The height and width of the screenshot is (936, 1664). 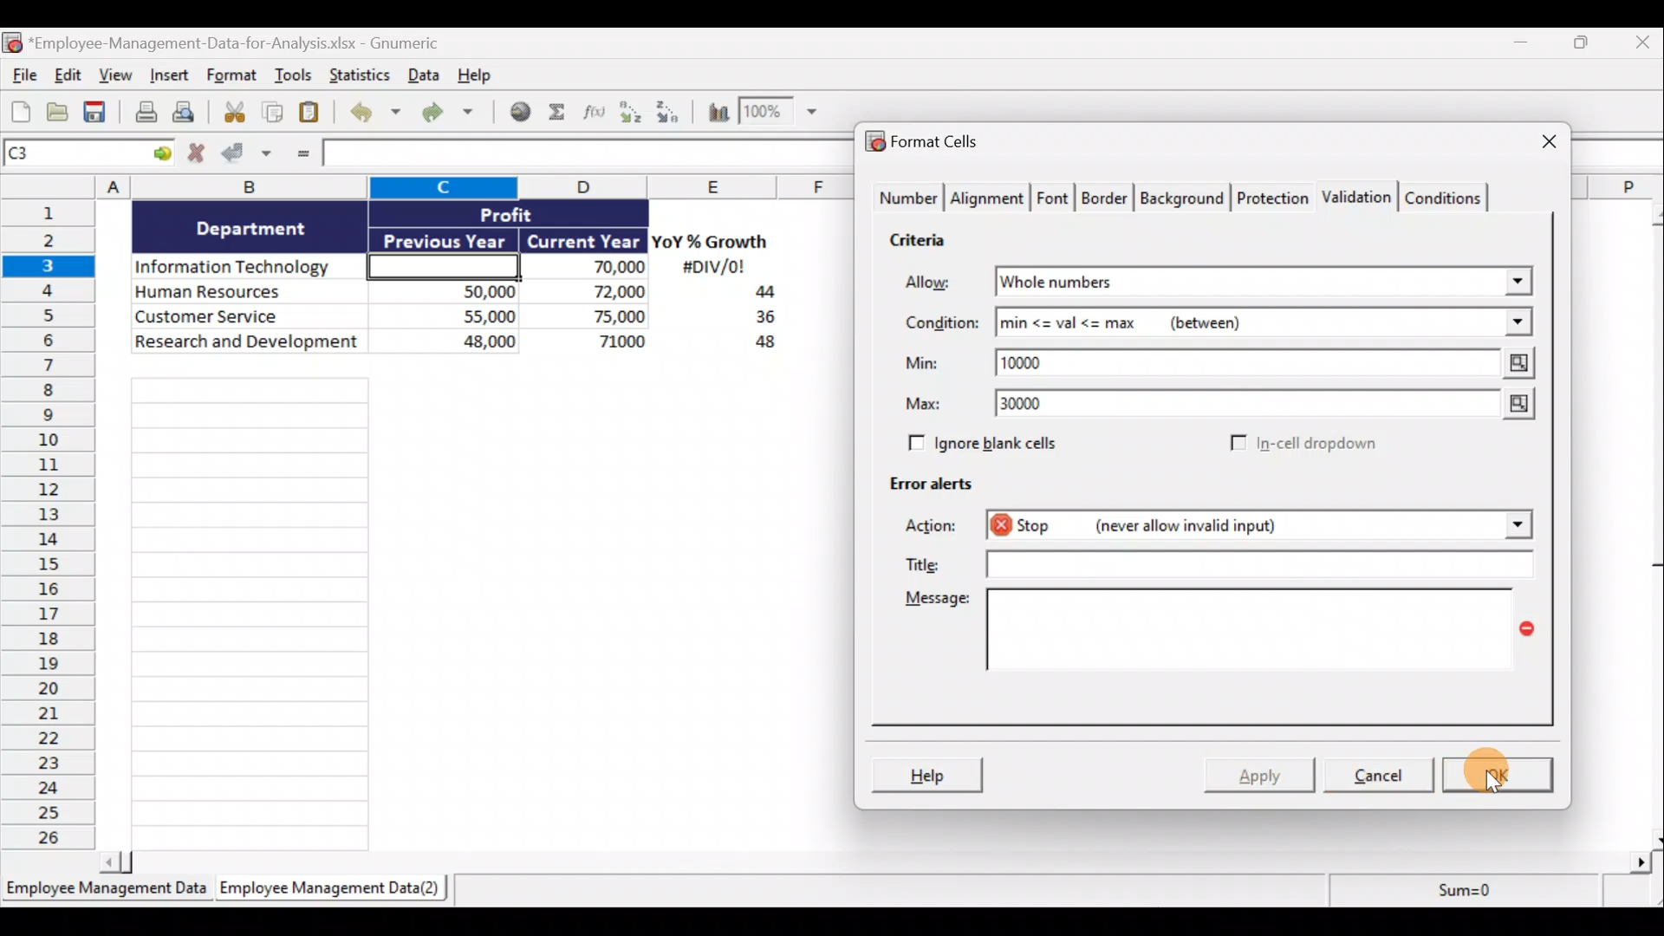 What do you see at coordinates (96, 113) in the screenshot?
I see `Save current workbook` at bounding box center [96, 113].